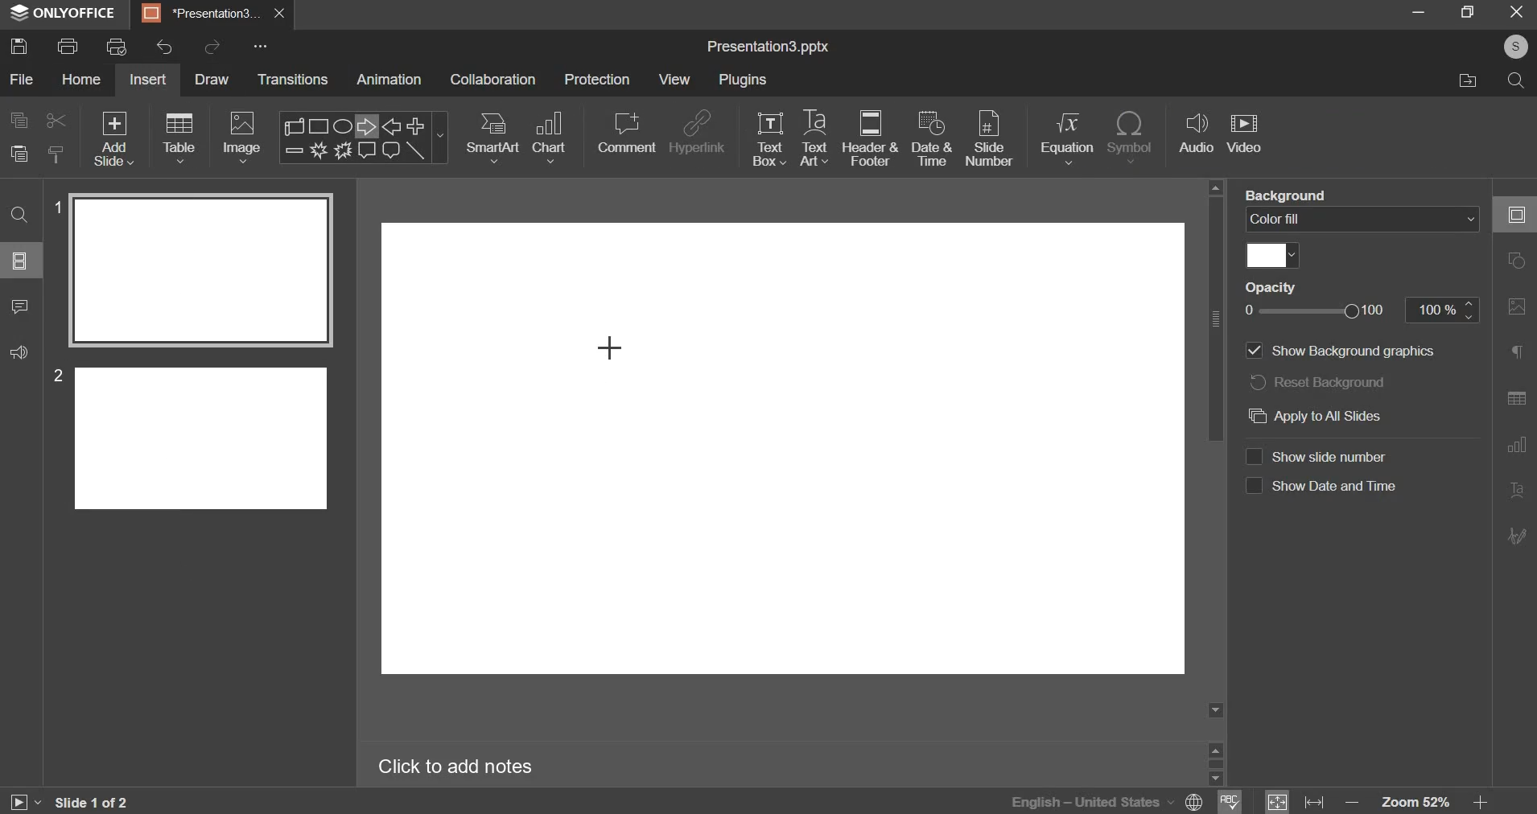 This screenshot has width=1537, height=814. I want to click on table, so click(181, 138).